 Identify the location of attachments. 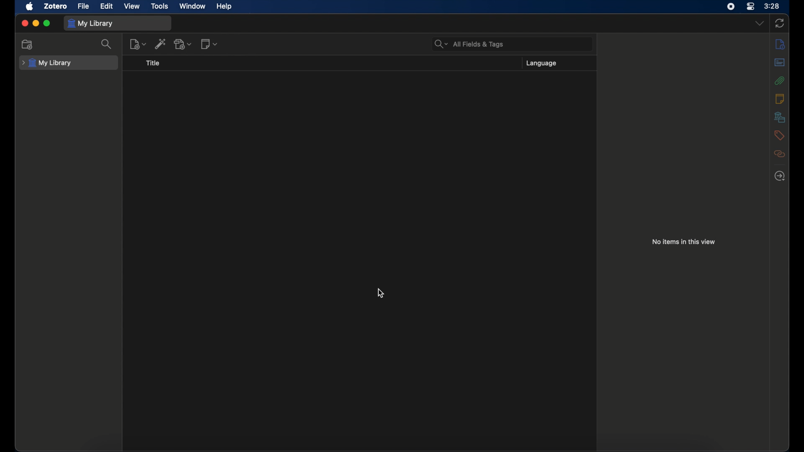
(779, 80).